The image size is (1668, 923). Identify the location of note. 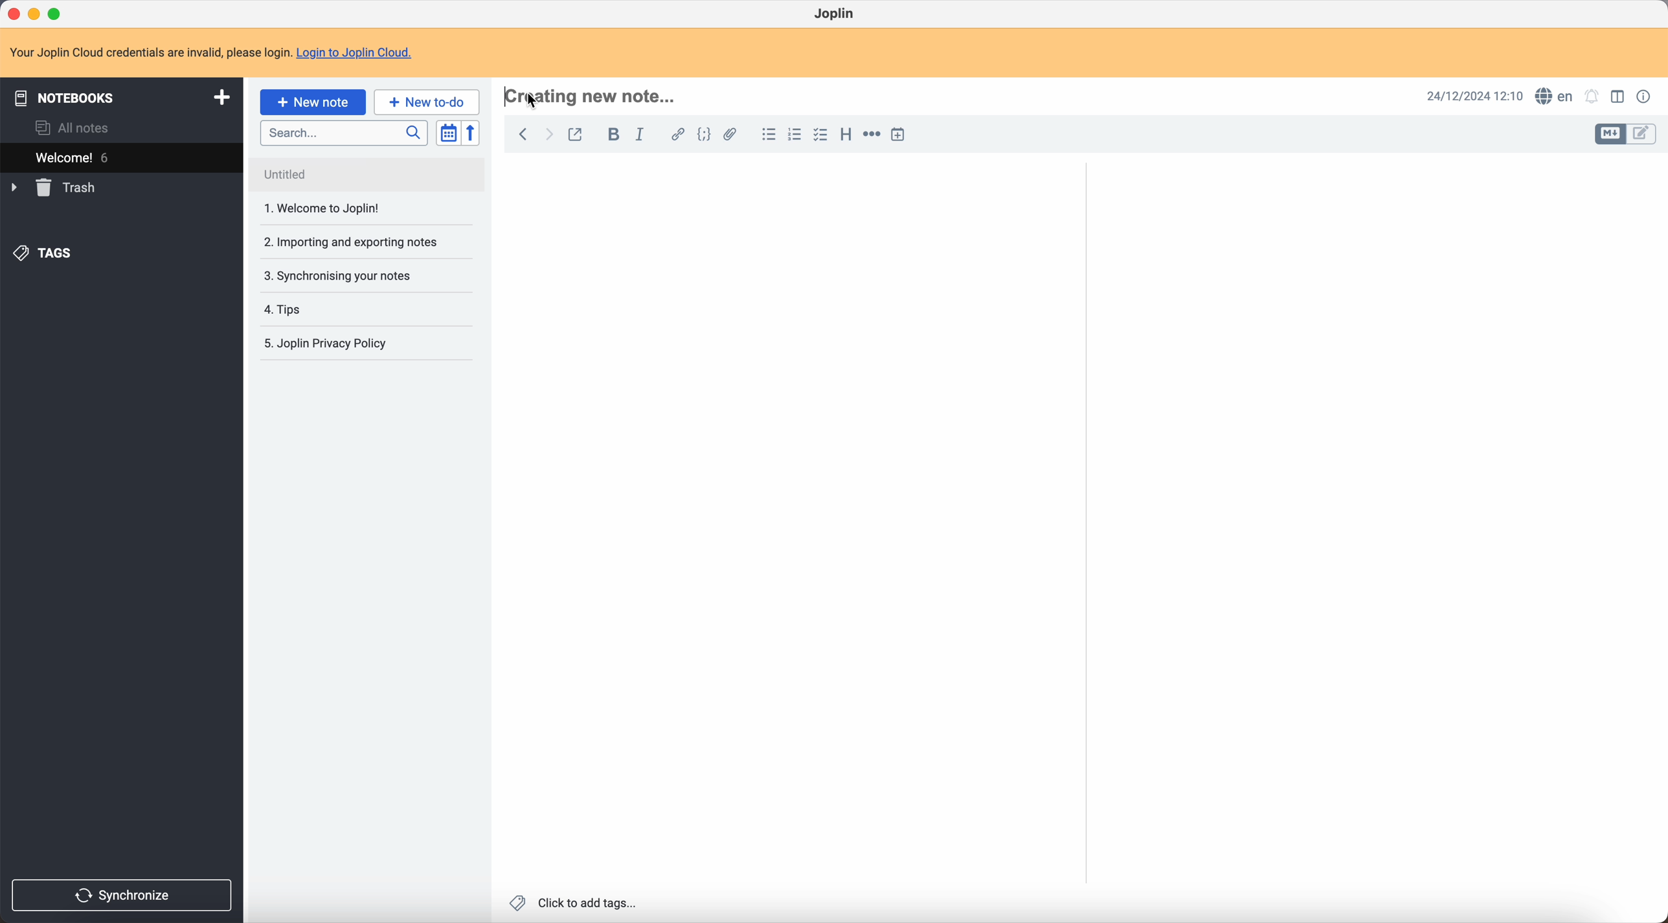
(212, 52).